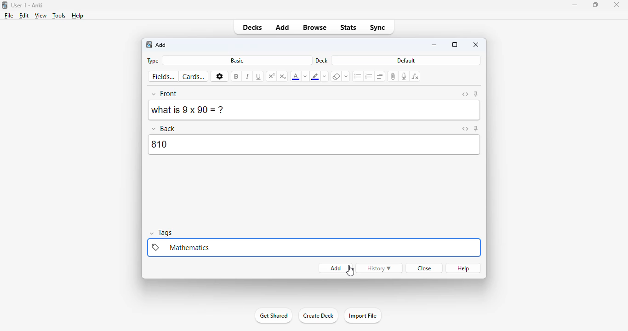  I want to click on create deck, so click(318, 316).